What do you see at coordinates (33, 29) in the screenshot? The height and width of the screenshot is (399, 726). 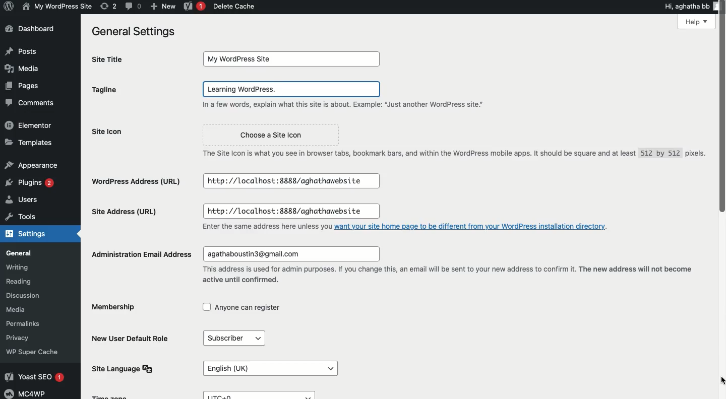 I see `Dashboard` at bounding box center [33, 29].